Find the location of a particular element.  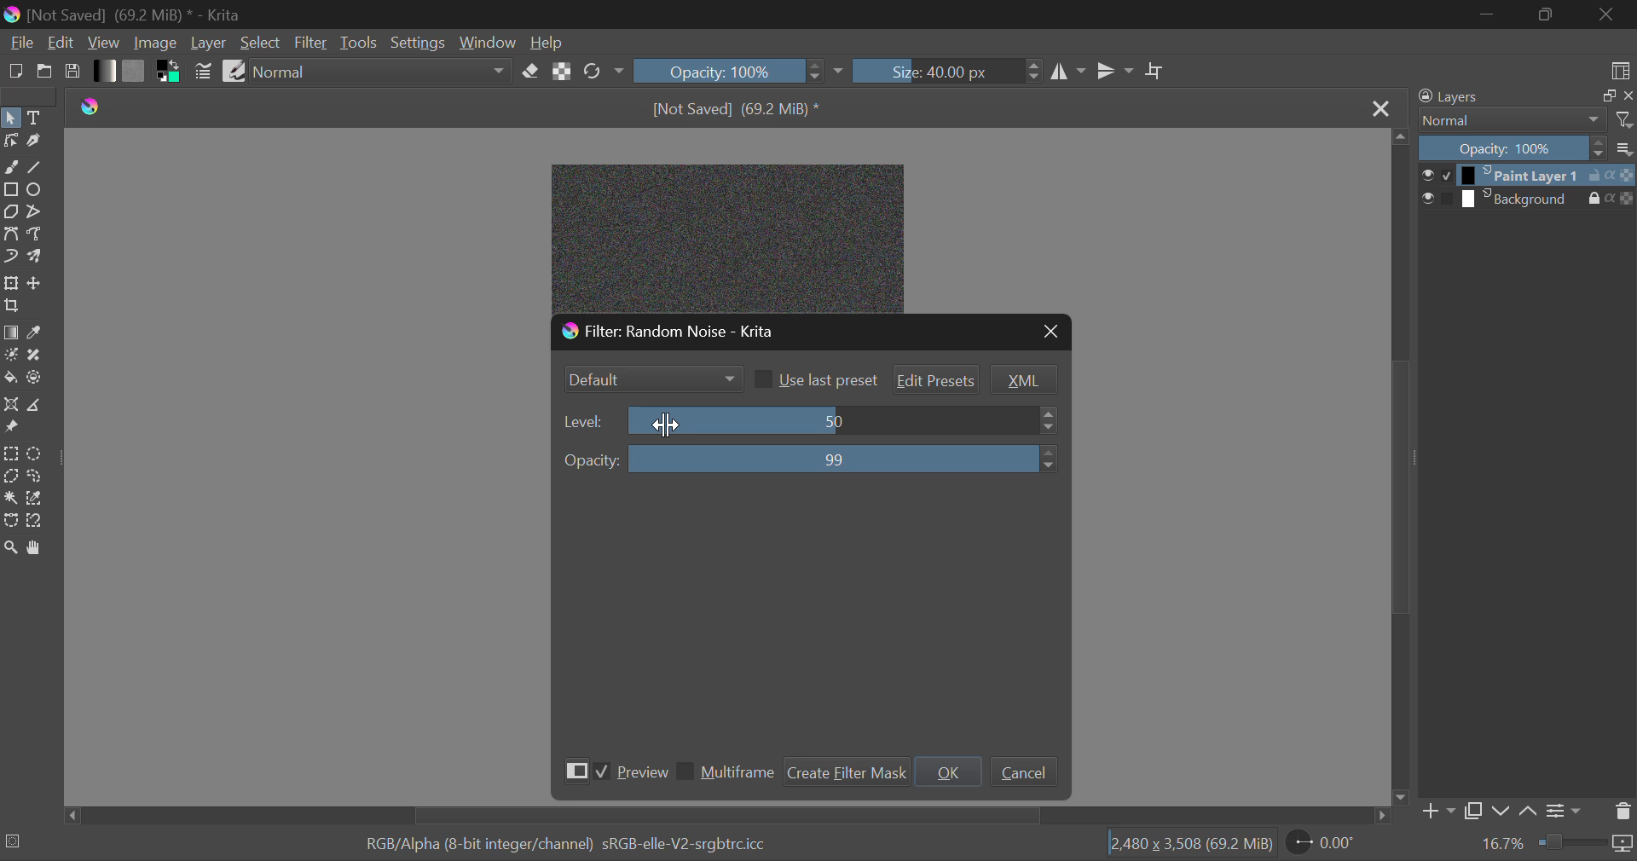

Edit is located at coordinates (61, 43).